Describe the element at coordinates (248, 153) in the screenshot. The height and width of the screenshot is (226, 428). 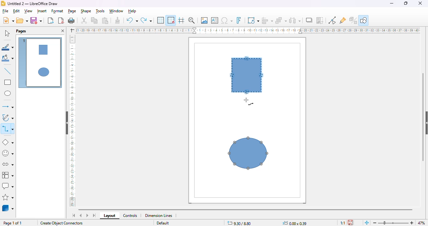
I see `shape 2` at that location.